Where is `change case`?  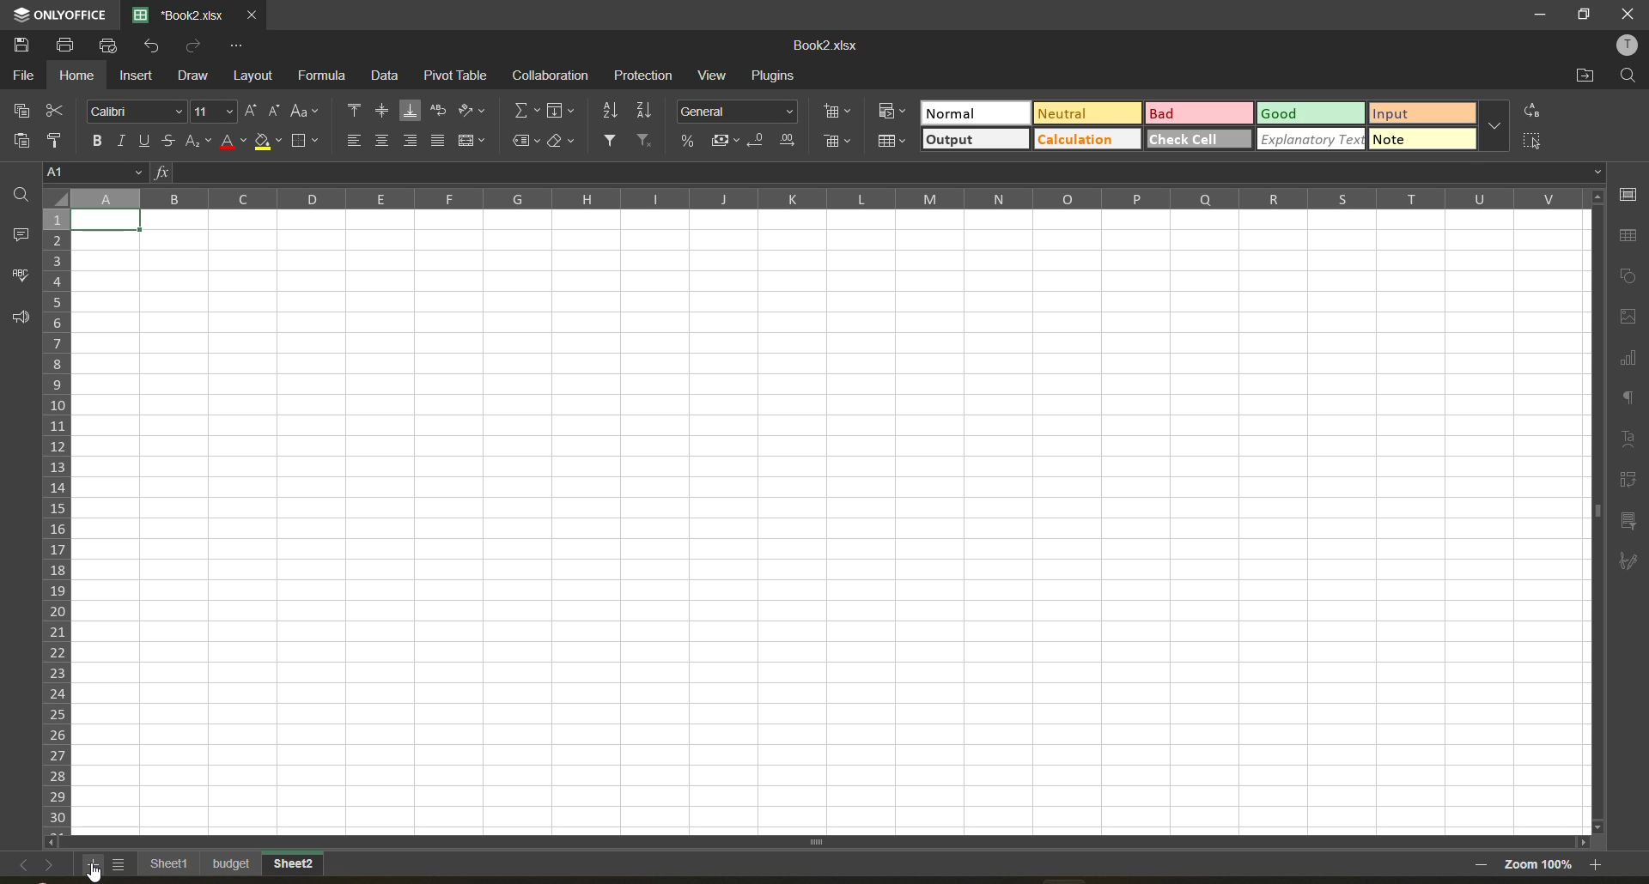
change case is located at coordinates (308, 111).